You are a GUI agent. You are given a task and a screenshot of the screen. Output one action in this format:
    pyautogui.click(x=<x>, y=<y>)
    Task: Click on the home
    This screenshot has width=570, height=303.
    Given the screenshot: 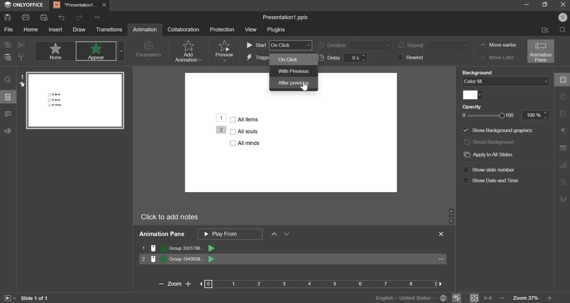 What is the action you would take?
    pyautogui.click(x=31, y=30)
    